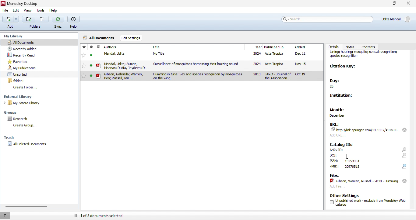 This screenshot has width=416, height=220. What do you see at coordinates (5, 11) in the screenshot?
I see `file` at bounding box center [5, 11].